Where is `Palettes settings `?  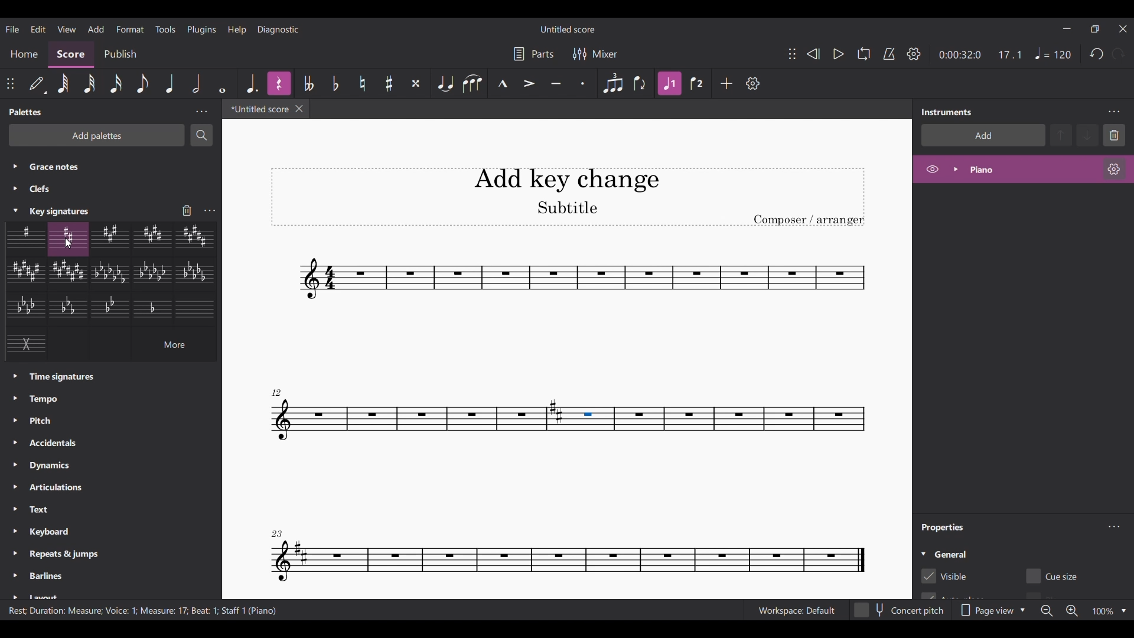
Palettes settings  is located at coordinates (202, 112).